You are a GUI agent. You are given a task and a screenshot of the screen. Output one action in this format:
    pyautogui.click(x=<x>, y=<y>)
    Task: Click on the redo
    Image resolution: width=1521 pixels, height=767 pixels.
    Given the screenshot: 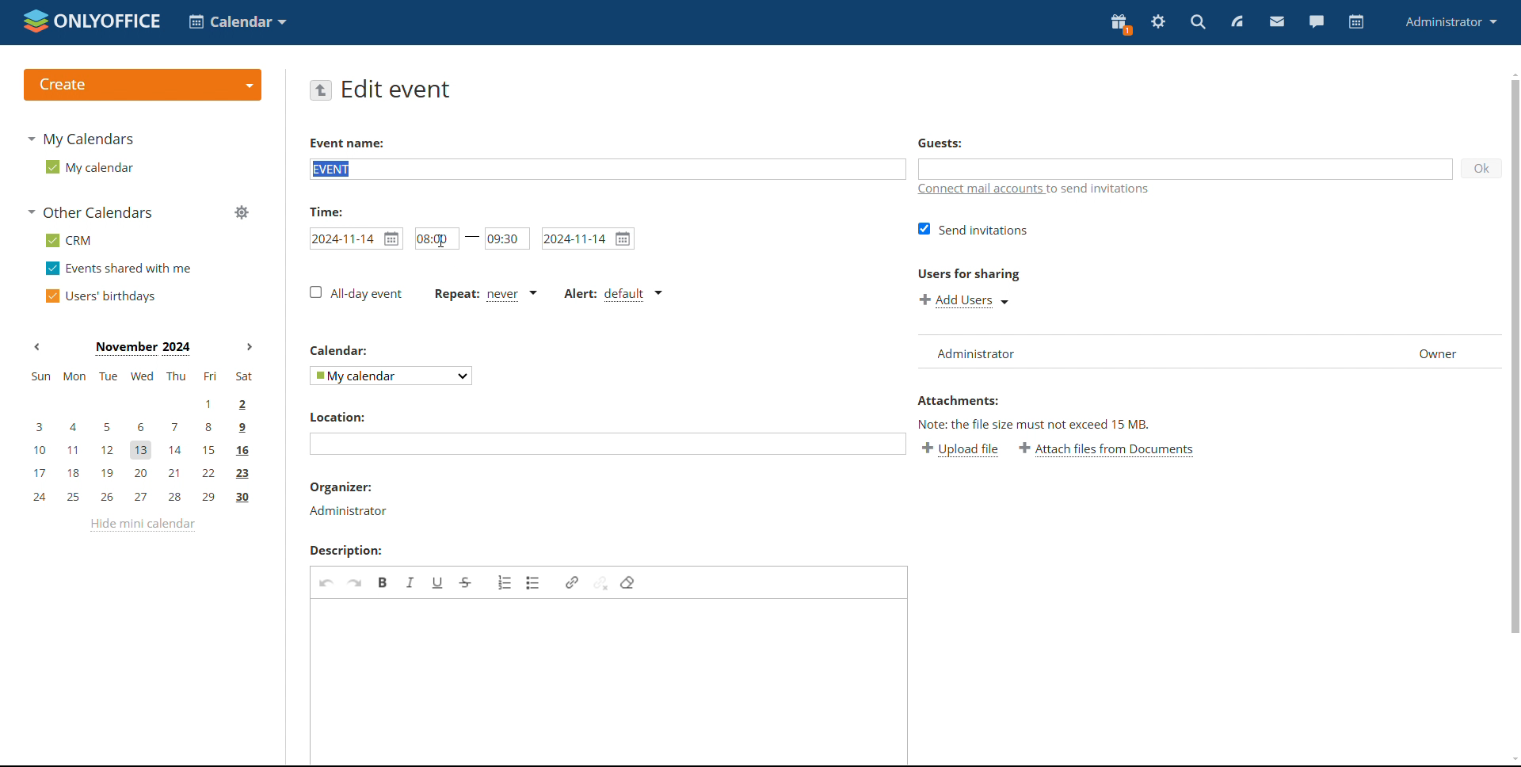 What is the action you would take?
    pyautogui.click(x=355, y=581)
    